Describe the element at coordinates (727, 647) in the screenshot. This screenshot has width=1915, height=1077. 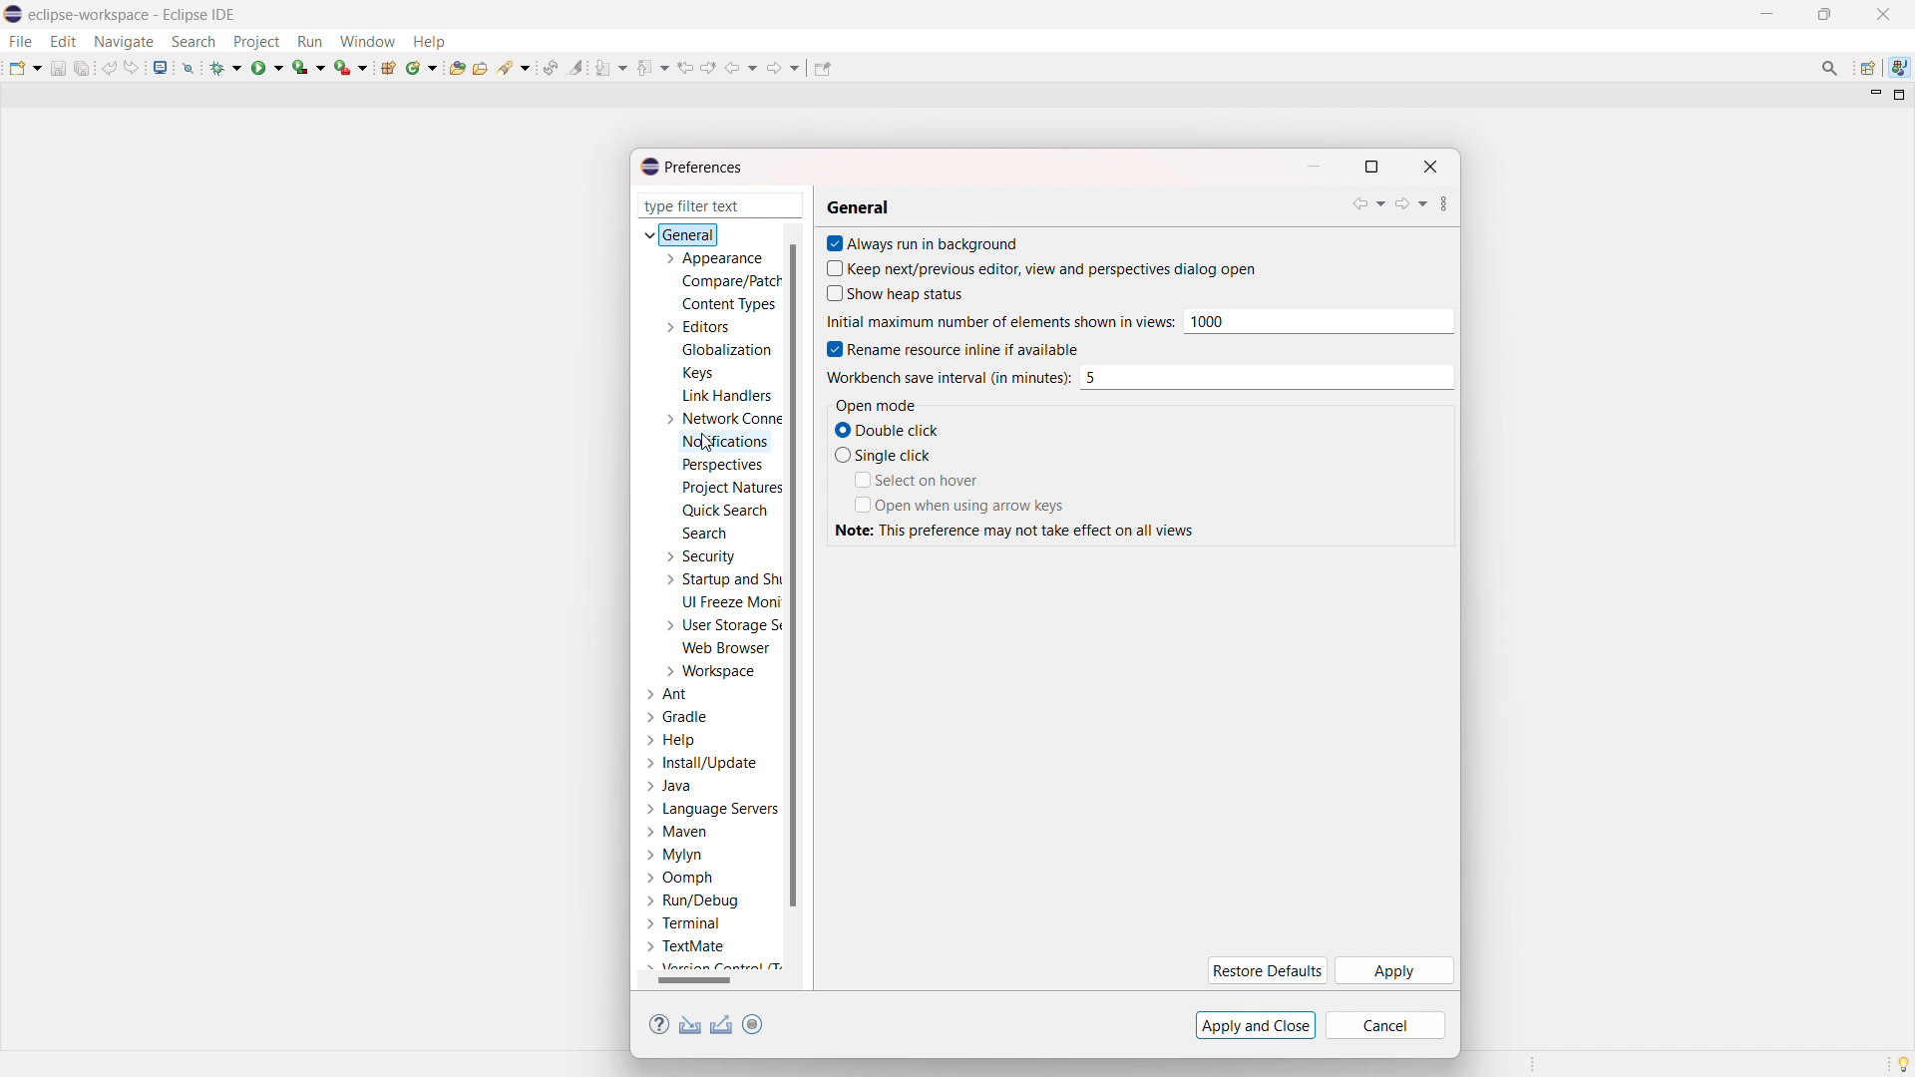
I see `web browser` at that location.